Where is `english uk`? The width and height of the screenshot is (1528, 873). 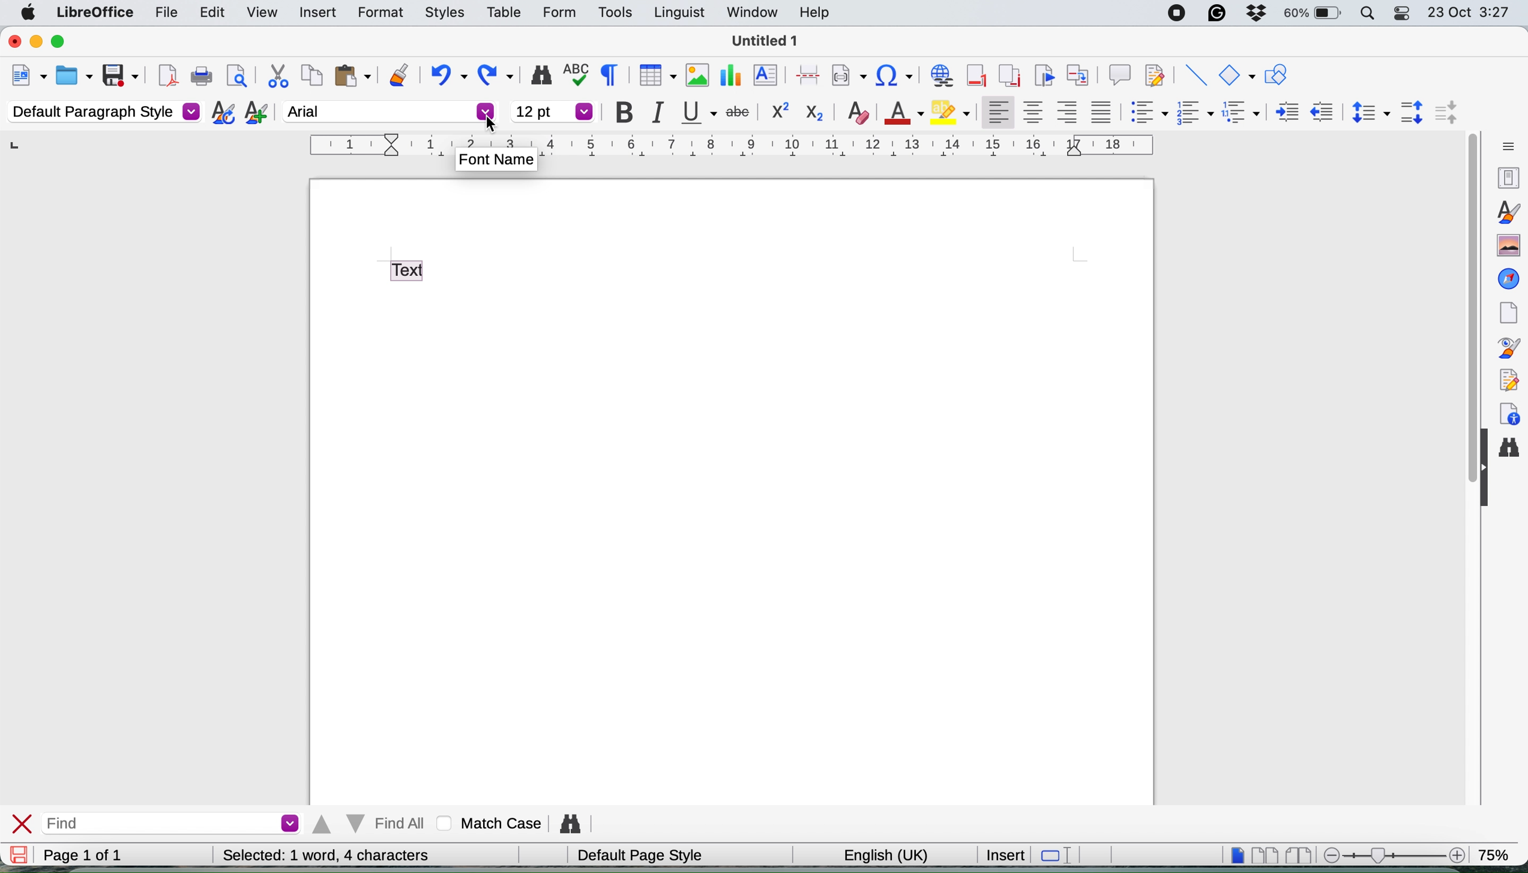 english uk is located at coordinates (878, 856).